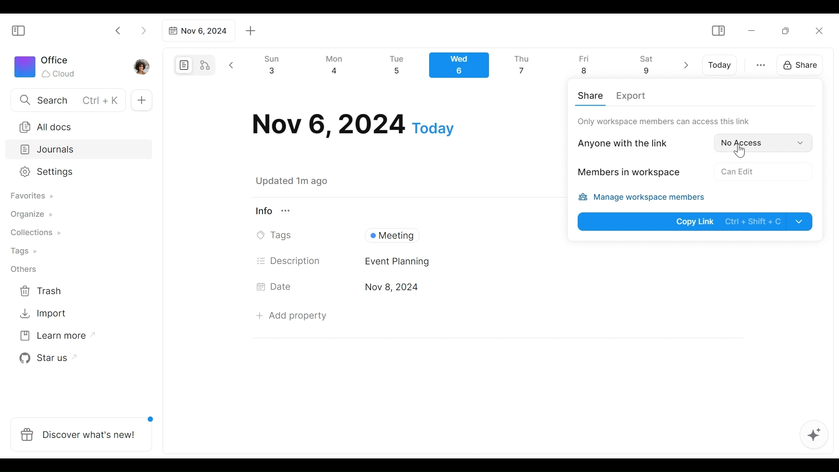  Describe the element at coordinates (31, 215) in the screenshot. I see `Organize` at that location.